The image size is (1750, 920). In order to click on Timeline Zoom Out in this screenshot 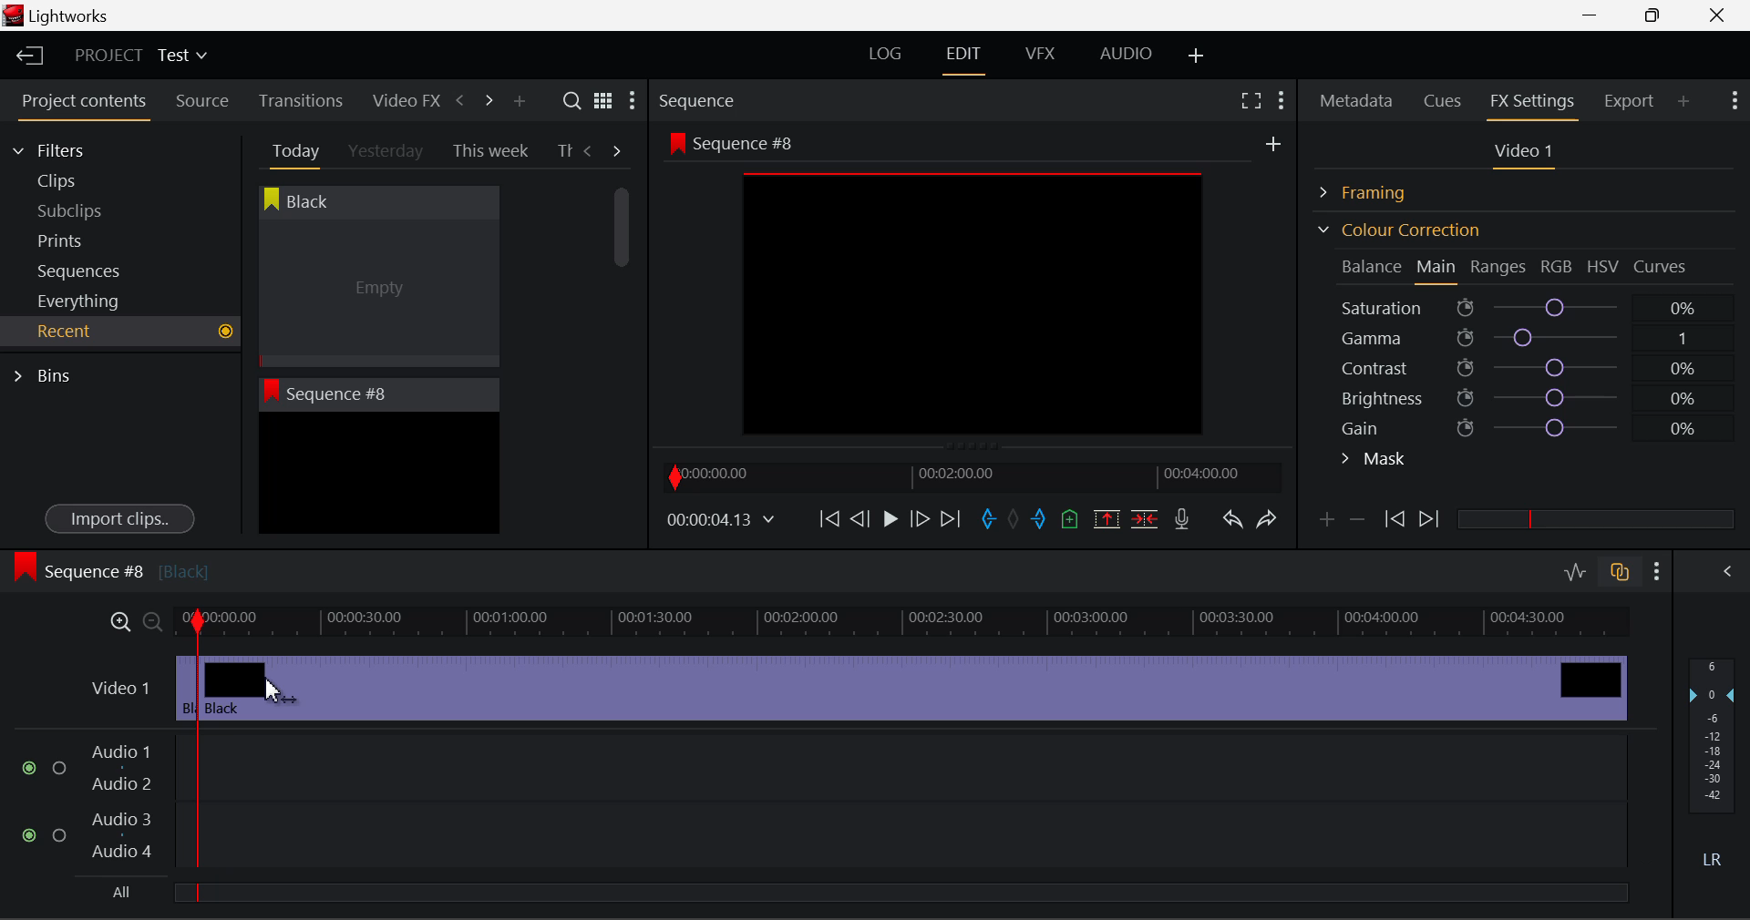, I will do `click(151, 621)`.